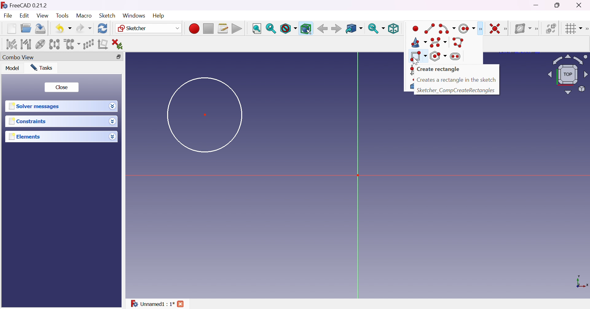 This screenshot has width=590, height=309. What do you see at coordinates (88, 44) in the screenshot?
I see `Rectangular array` at bounding box center [88, 44].